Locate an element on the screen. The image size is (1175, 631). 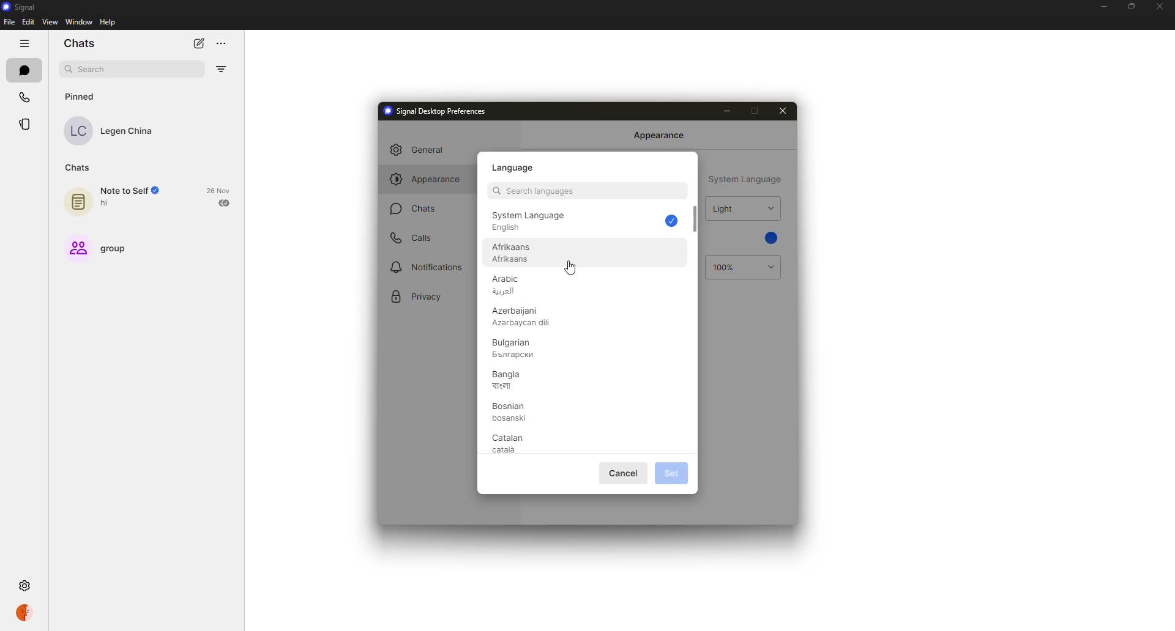
cancel is located at coordinates (625, 473).